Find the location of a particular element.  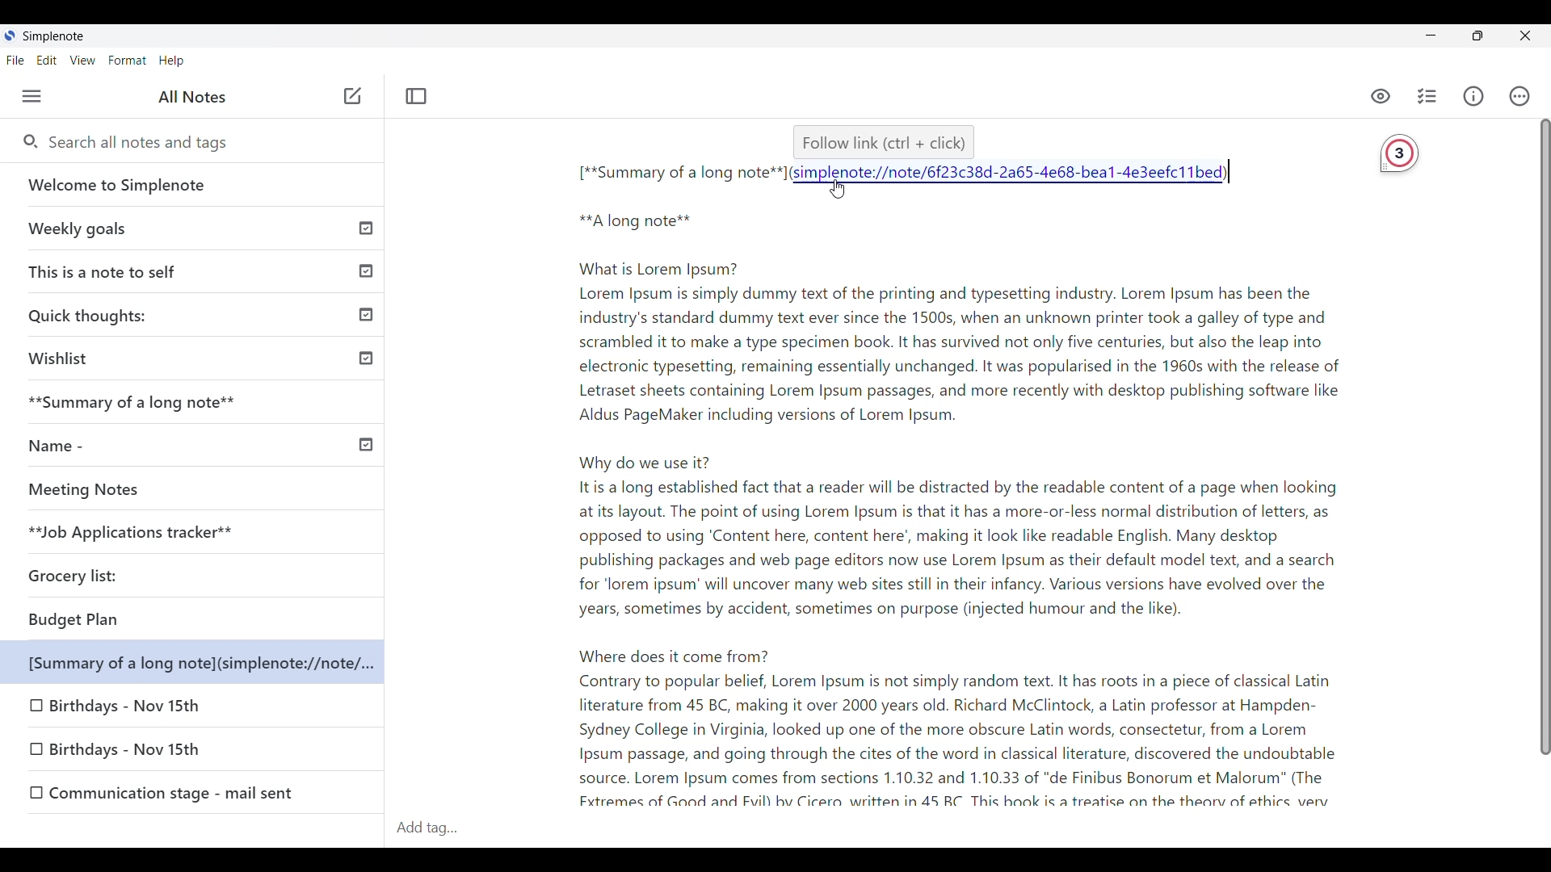

Markdown preview is located at coordinates (1373, 94).